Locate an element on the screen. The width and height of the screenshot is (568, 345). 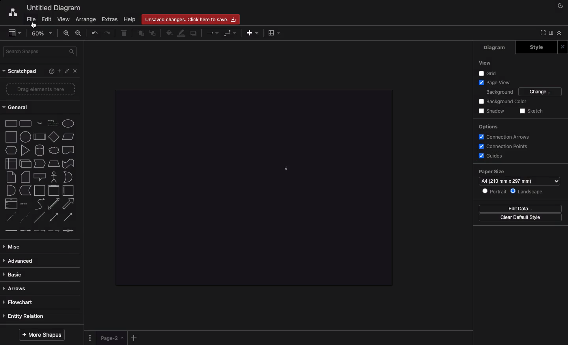
View is located at coordinates (64, 19).